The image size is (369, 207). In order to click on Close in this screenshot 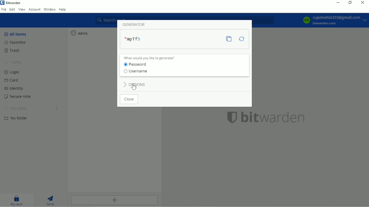, I will do `click(129, 99)`.